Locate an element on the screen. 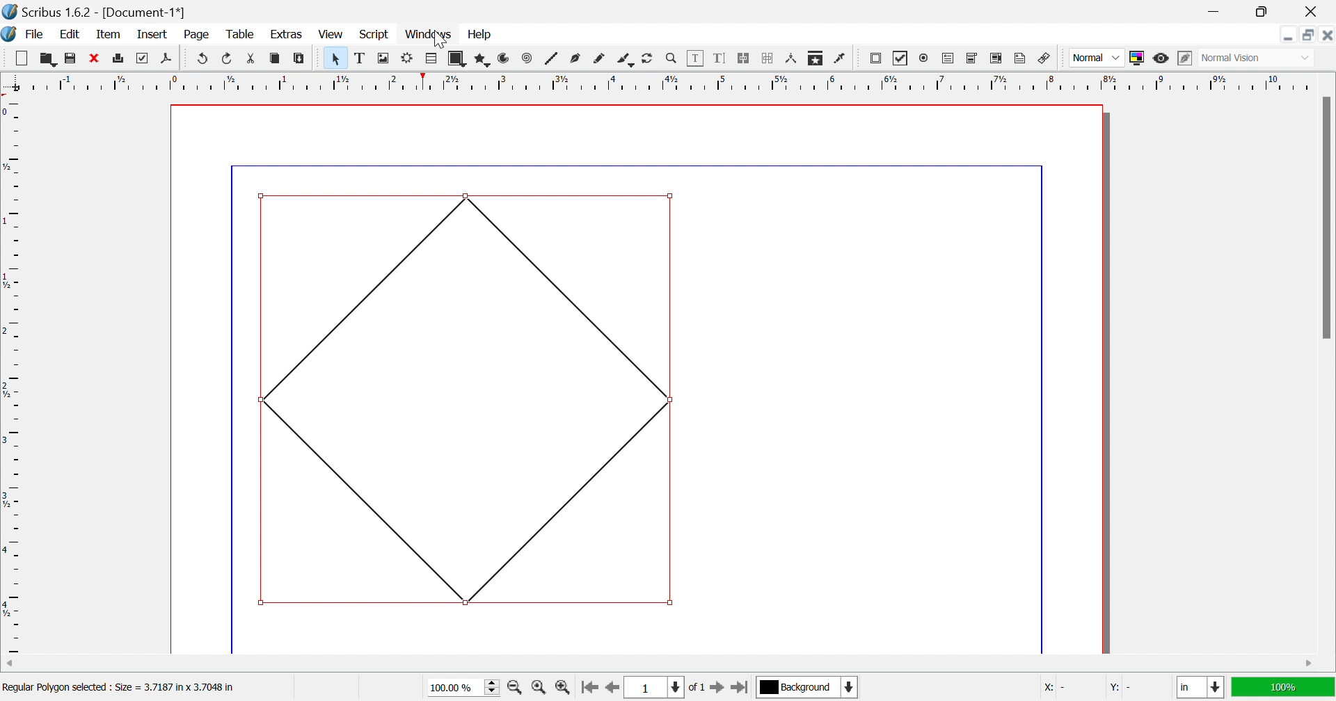  Eye dropper is located at coordinates (841, 58).